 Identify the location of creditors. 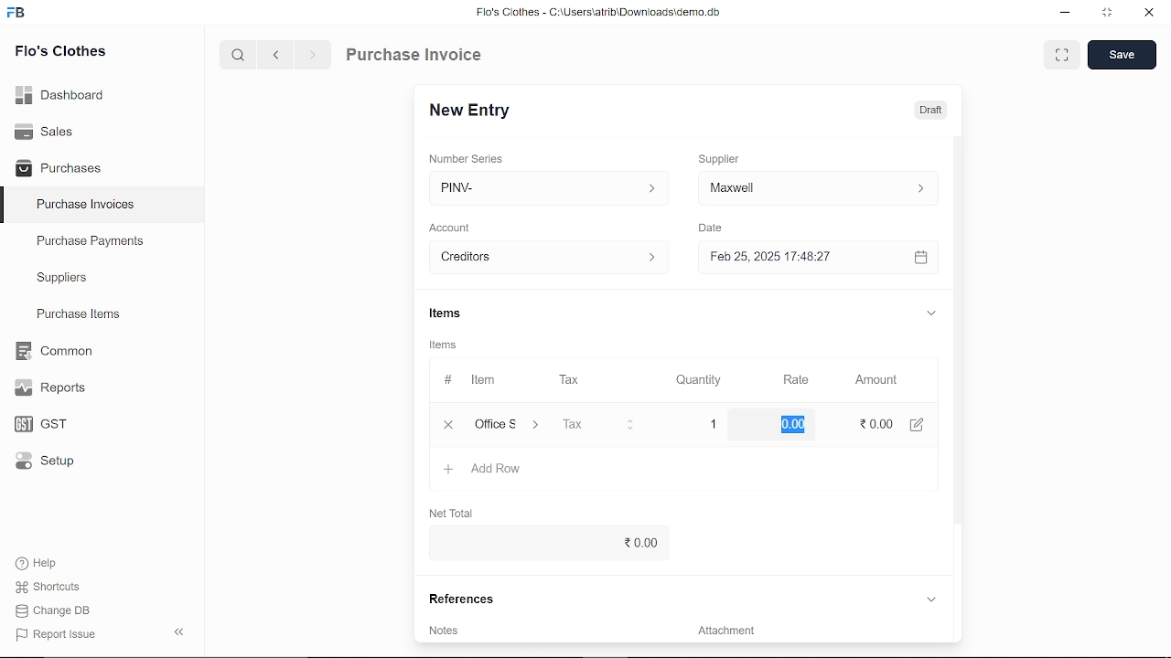
(545, 256).